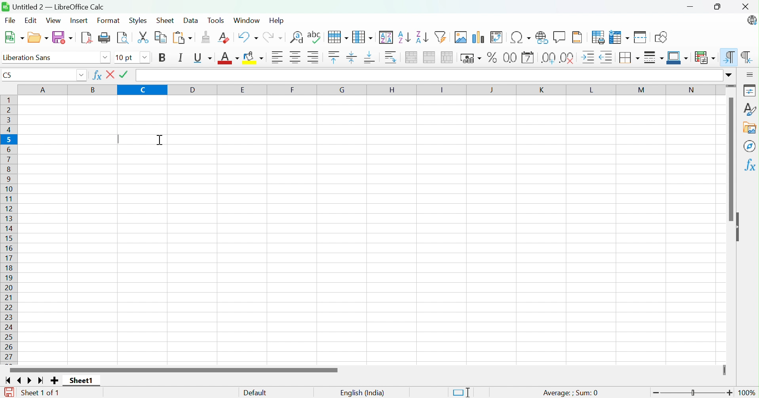 Image resolution: width=759 pixels, height=398 pixels. I want to click on Sheet, so click(165, 20).